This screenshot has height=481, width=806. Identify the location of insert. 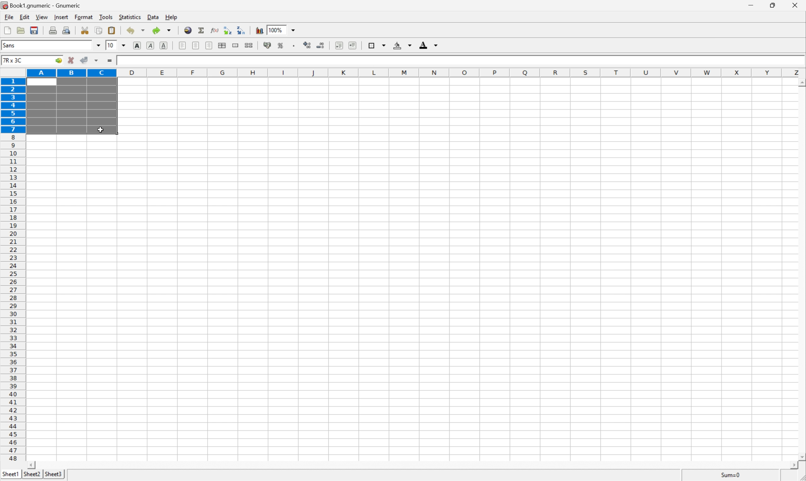
(61, 17).